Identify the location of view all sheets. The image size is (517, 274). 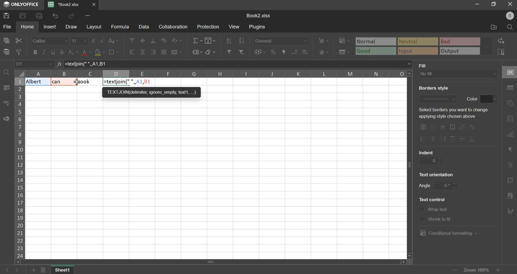
(46, 270).